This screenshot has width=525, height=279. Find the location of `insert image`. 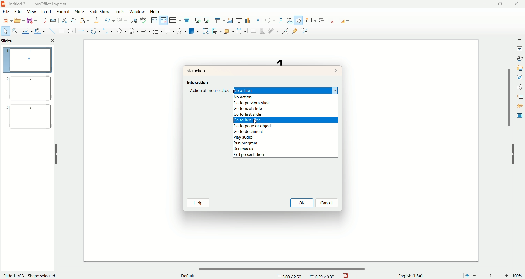

insert image is located at coordinates (230, 20).